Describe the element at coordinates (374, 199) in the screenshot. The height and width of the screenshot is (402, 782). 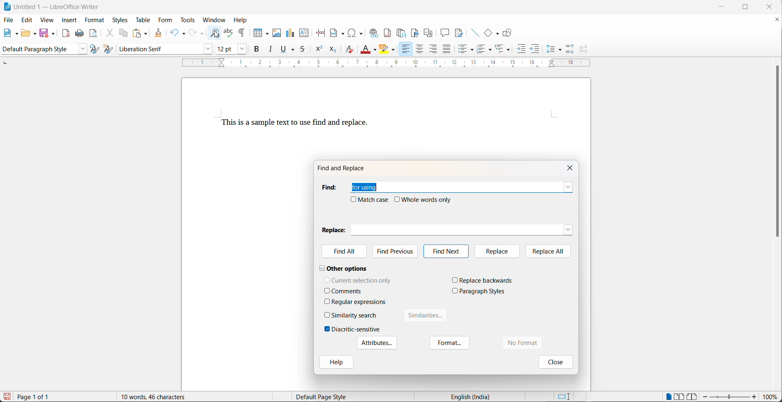
I see `match case` at that location.